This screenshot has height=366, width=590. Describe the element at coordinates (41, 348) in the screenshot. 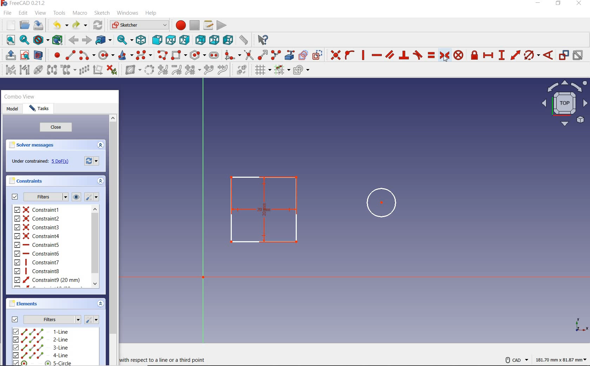

I see `3-LINE` at that location.